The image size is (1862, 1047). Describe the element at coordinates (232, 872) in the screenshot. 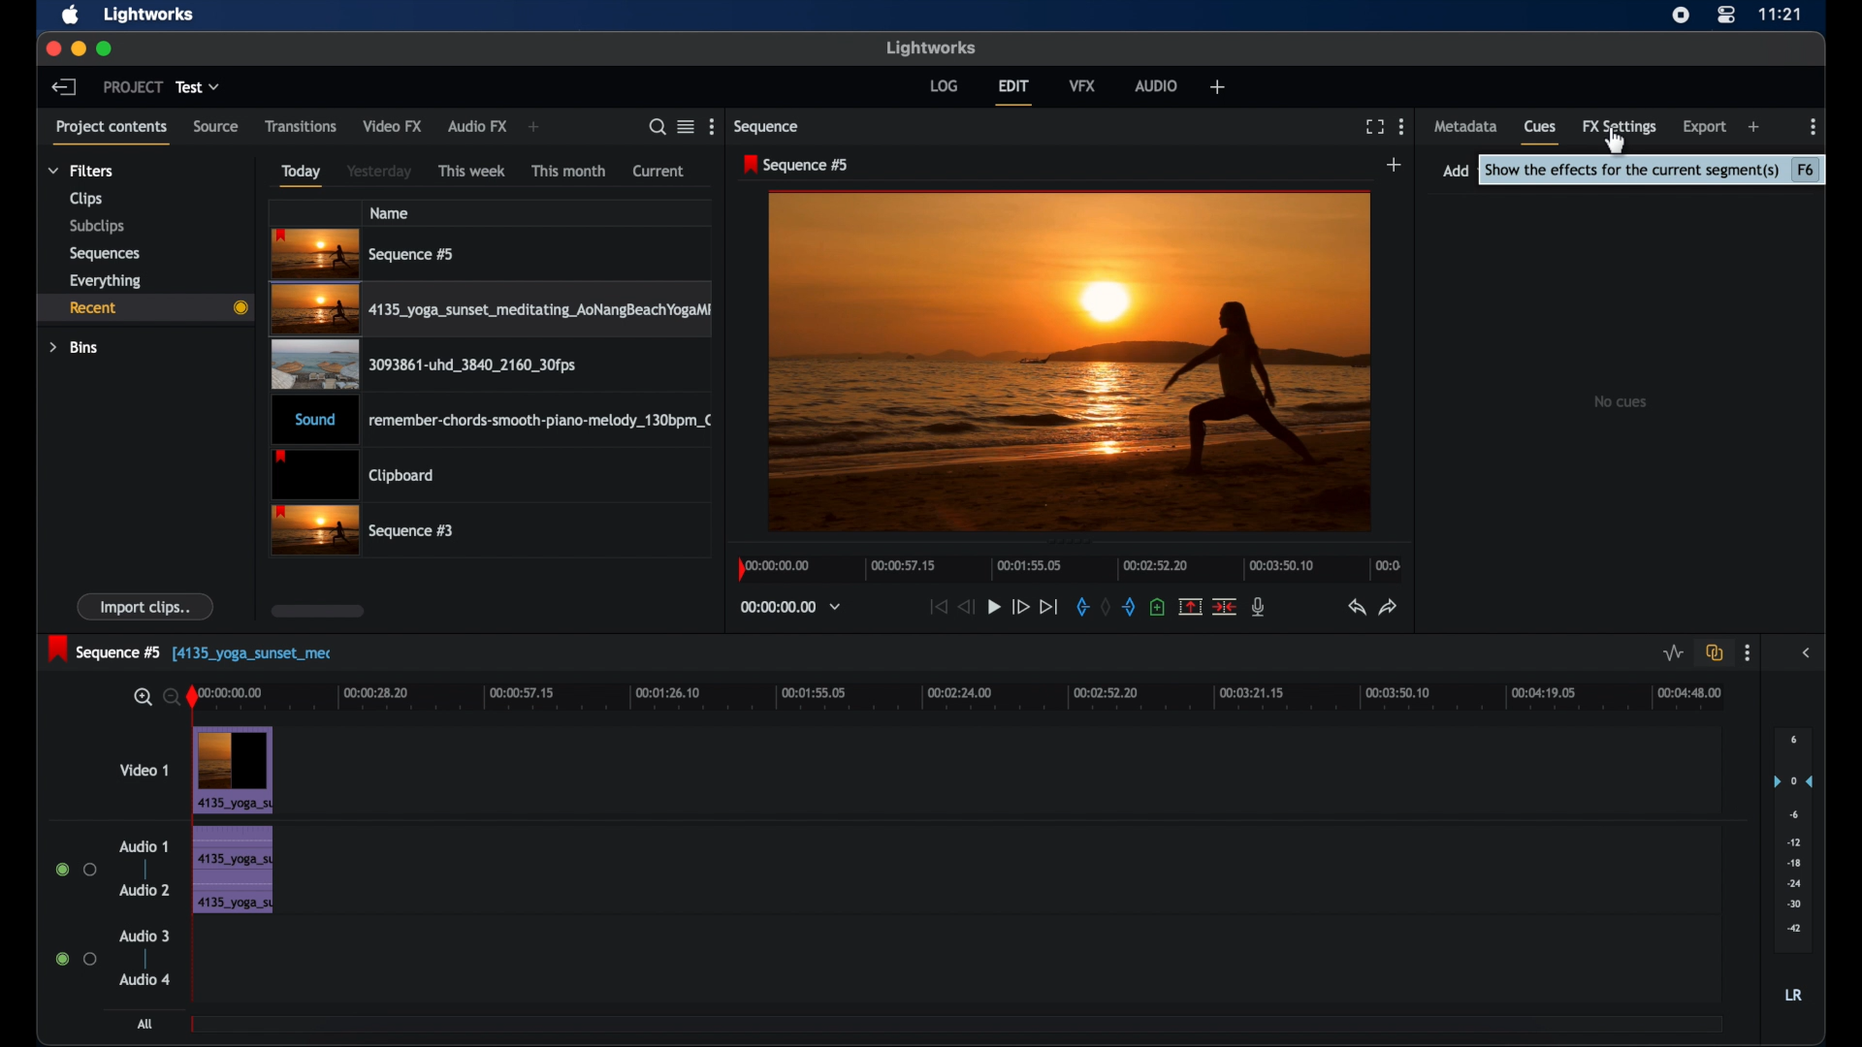

I see `audio clip` at that location.